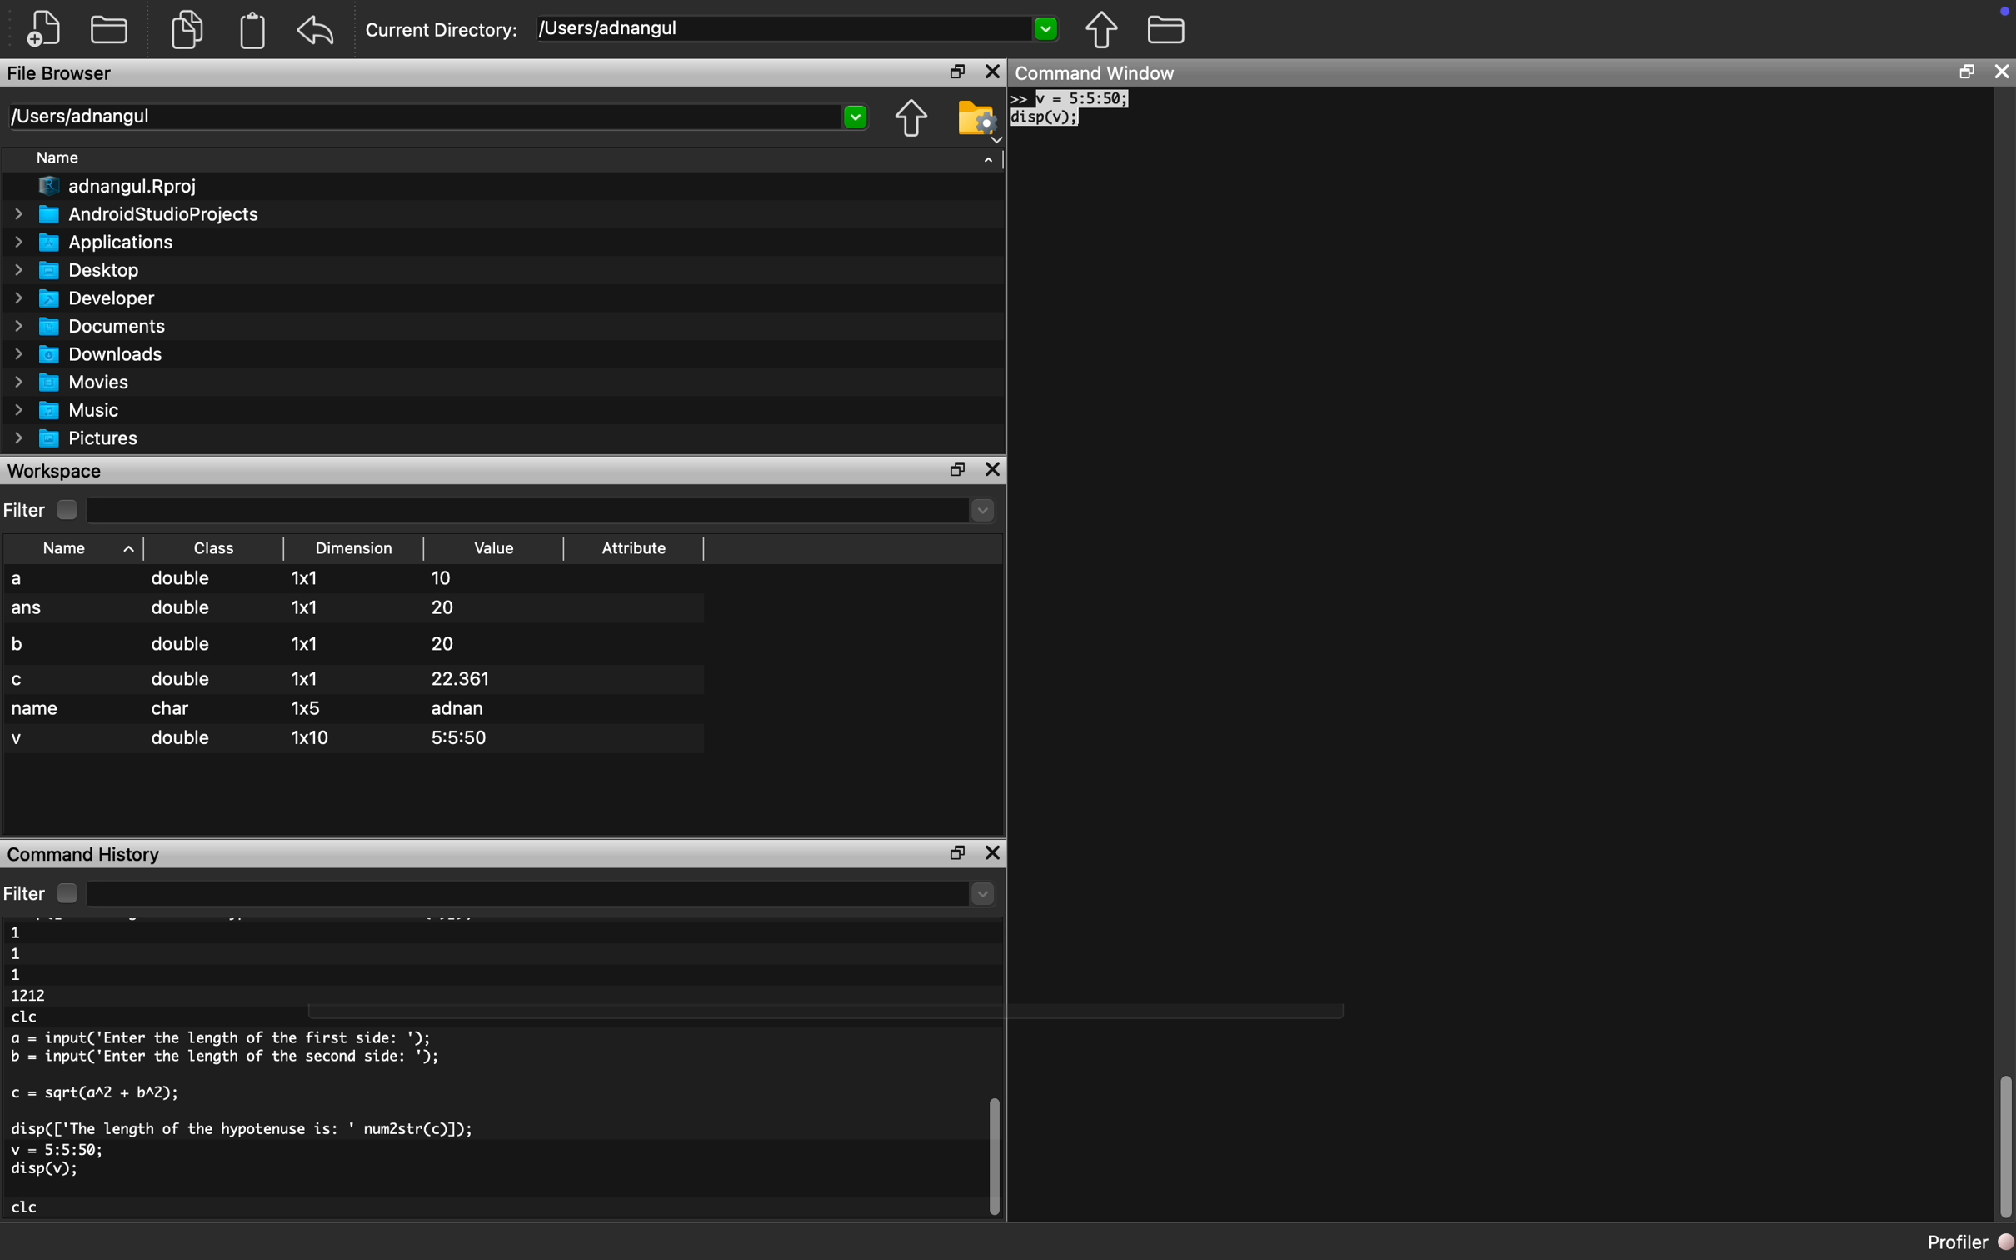  What do you see at coordinates (443, 643) in the screenshot?
I see `20` at bounding box center [443, 643].